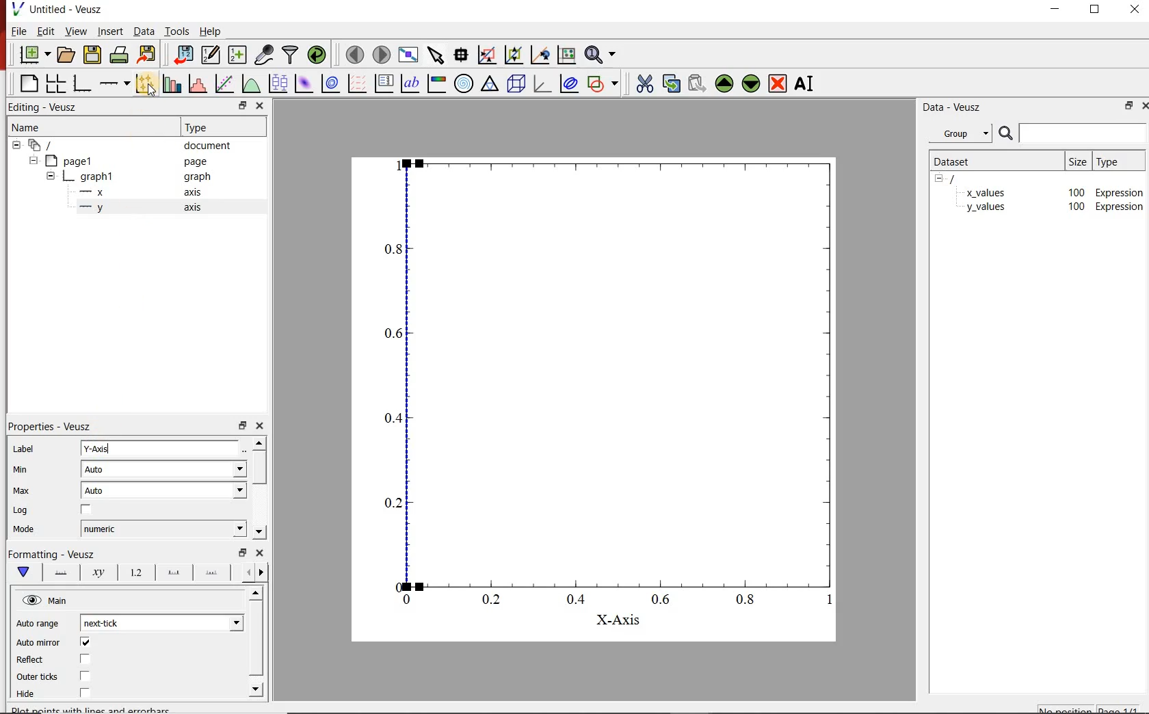 The height and width of the screenshot is (714, 1149). Describe the element at coordinates (35, 53) in the screenshot. I see `new document` at that location.